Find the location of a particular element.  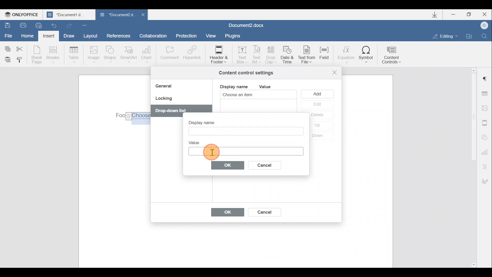

Edit is located at coordinates (317, 105).